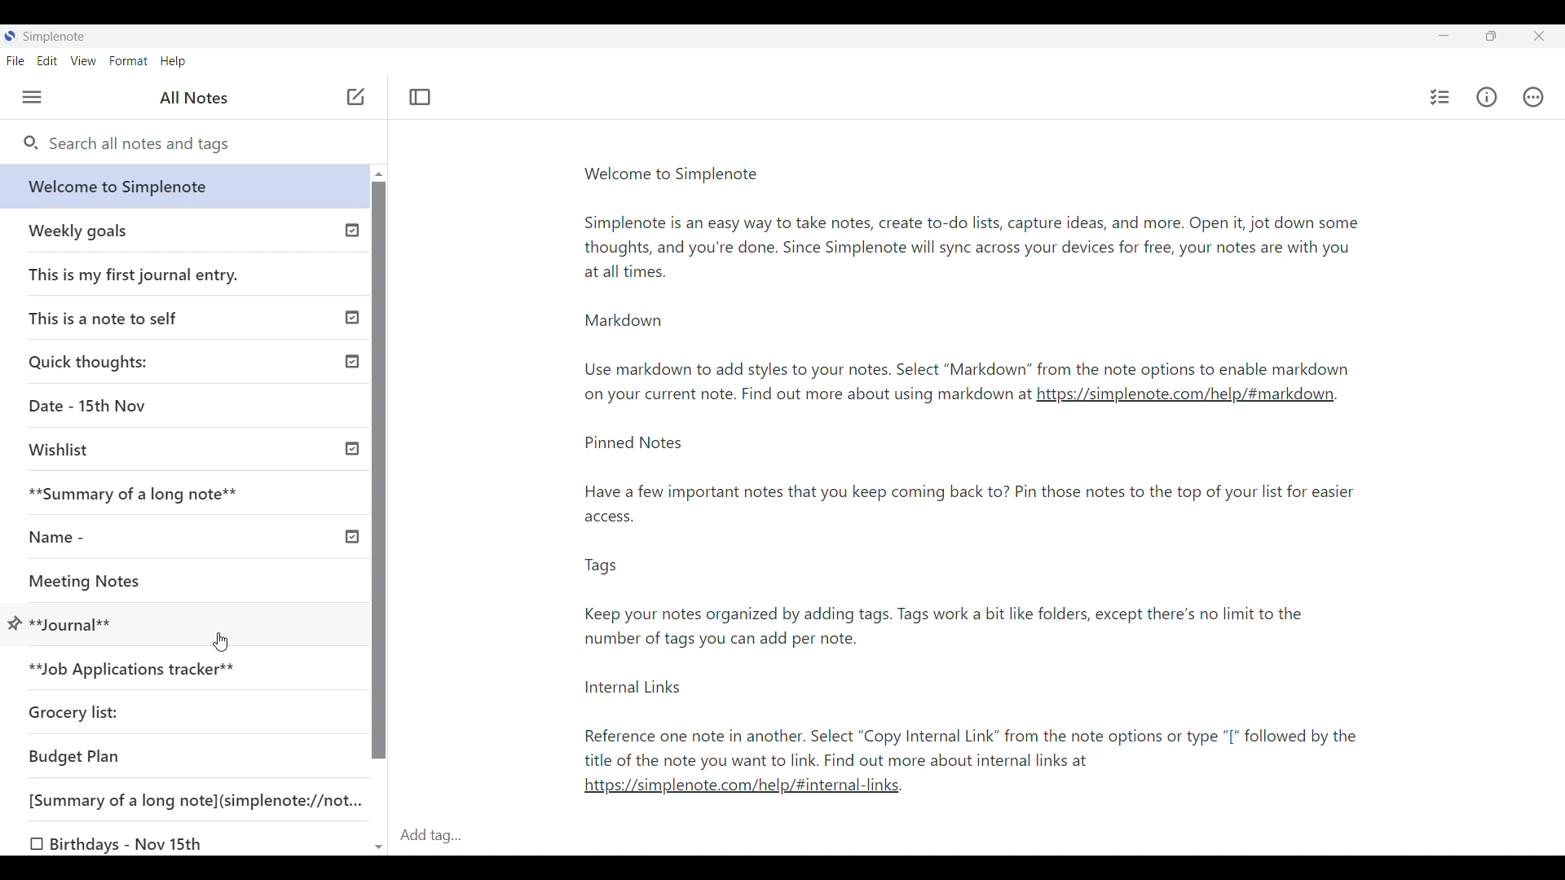 This screenshot has width=1565, height=880. Describe the element at coordinates (203, 144) in the screenshot. I see `Search all notes and tags` at that location.